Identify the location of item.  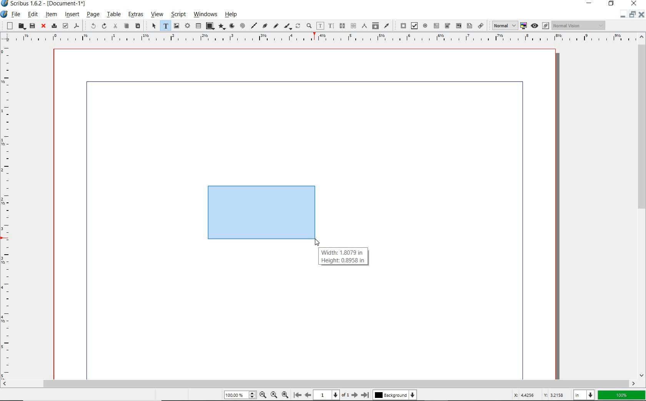
(52, 15).